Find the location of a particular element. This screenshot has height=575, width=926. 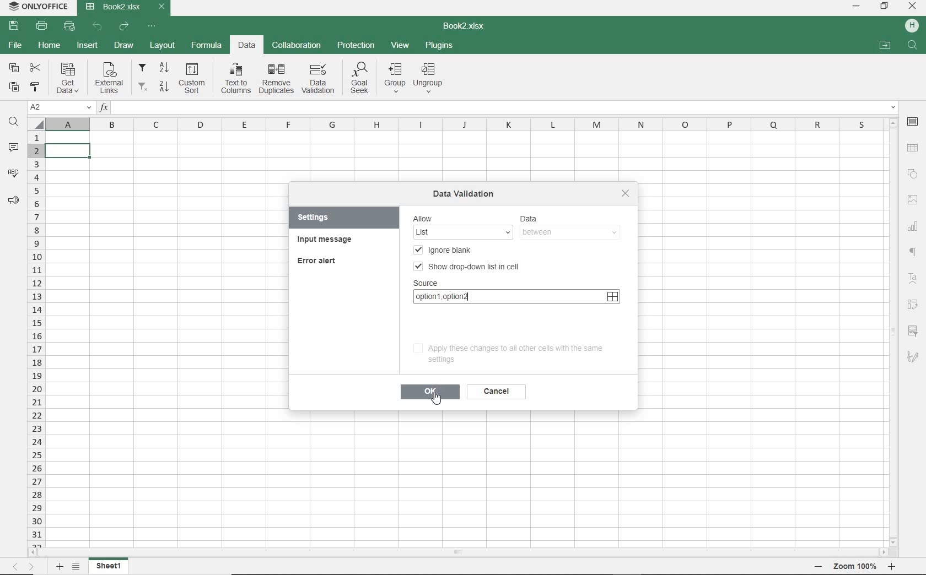

ANY VALUE is located at coordinates (464, 232).